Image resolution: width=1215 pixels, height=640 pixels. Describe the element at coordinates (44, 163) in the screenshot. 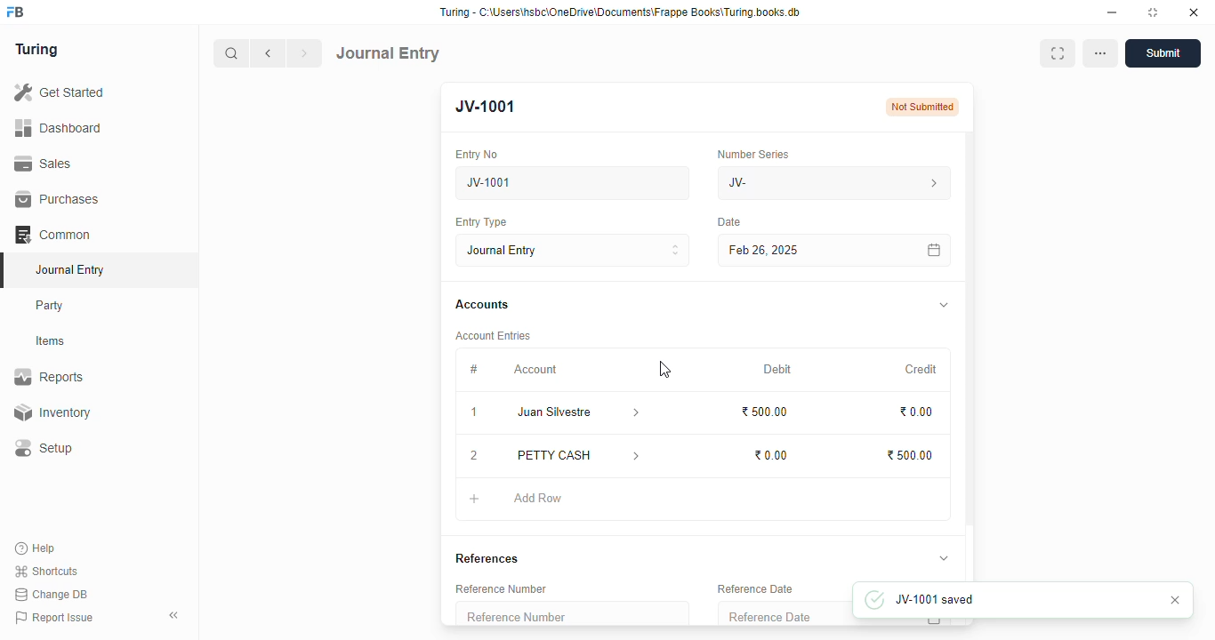

I see `sales` at that location.